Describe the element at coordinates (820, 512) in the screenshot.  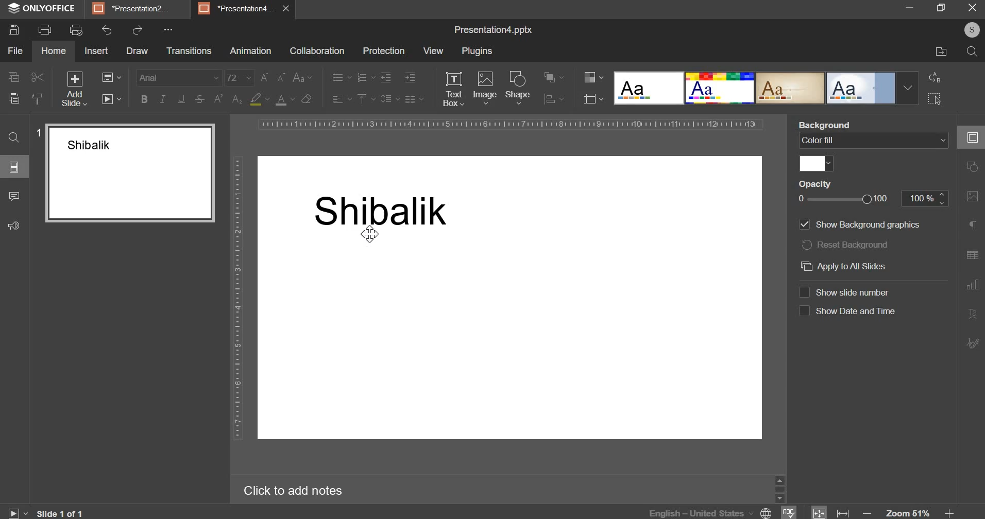
I see `fit` at that location.